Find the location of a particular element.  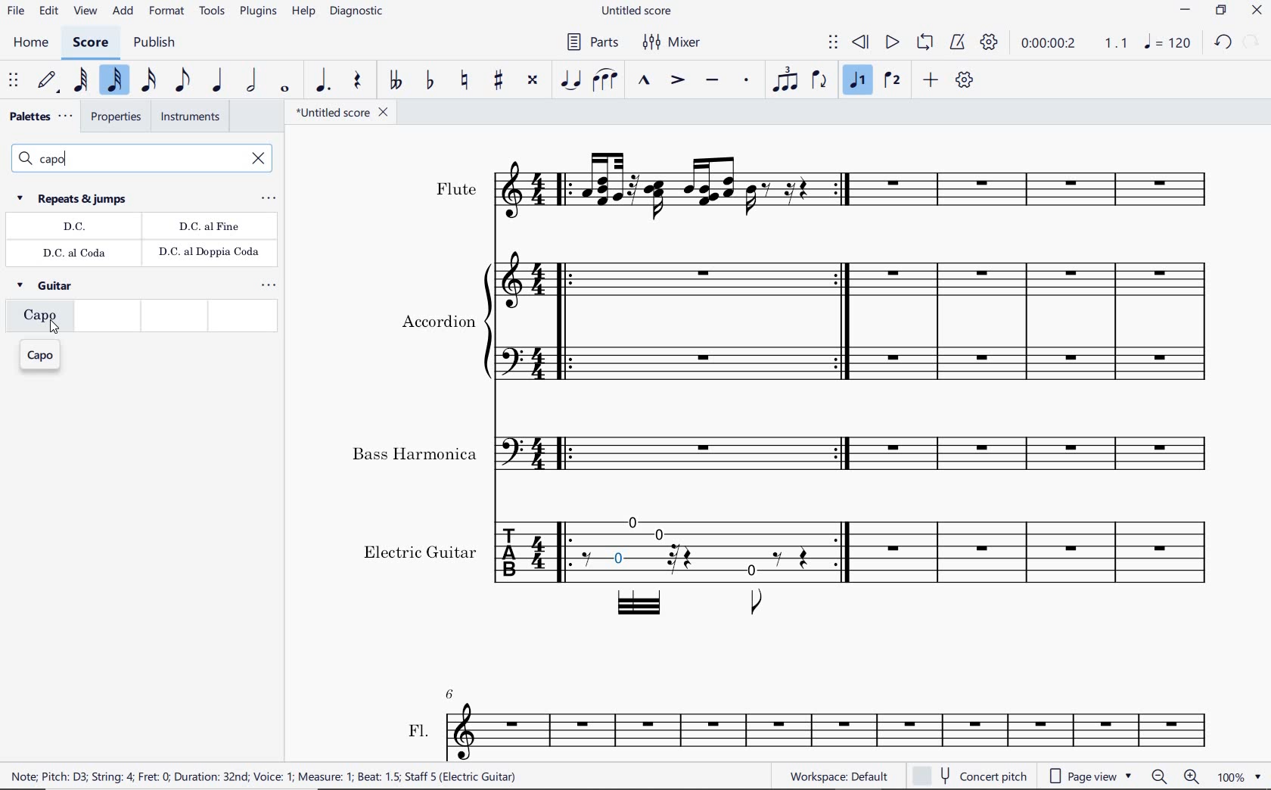

playback settings is located at coordinates (988, 43).